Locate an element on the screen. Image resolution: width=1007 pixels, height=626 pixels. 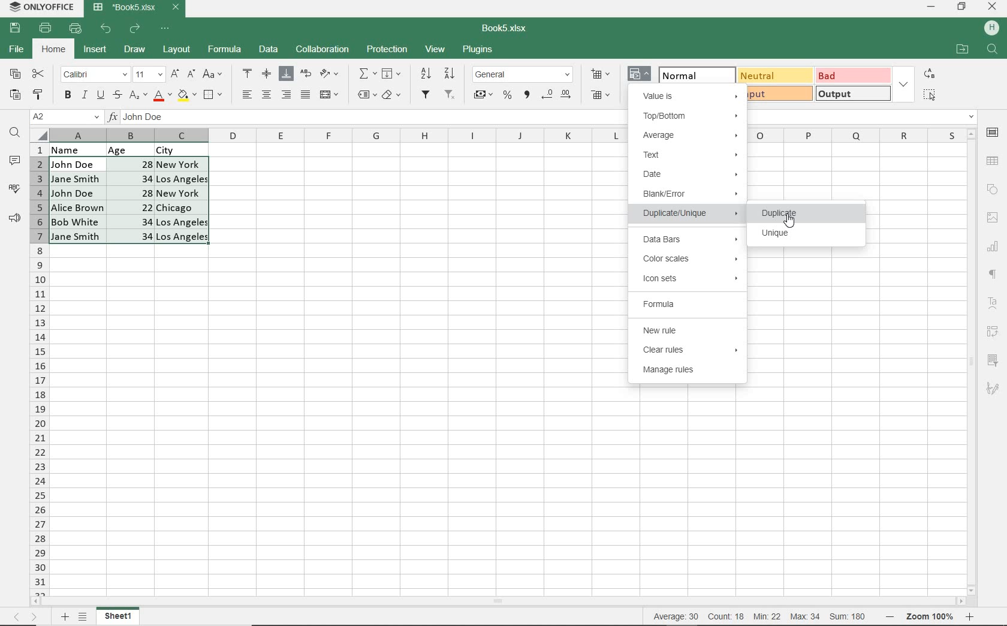
INCREMENT FONT SIZE is located at coordinates (175, 74).